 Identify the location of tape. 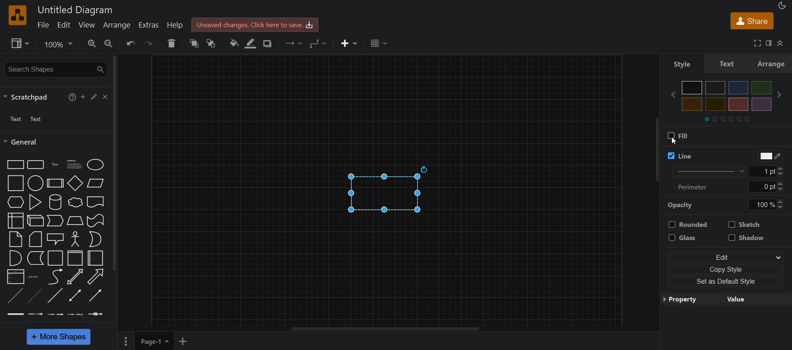
(96, 221).